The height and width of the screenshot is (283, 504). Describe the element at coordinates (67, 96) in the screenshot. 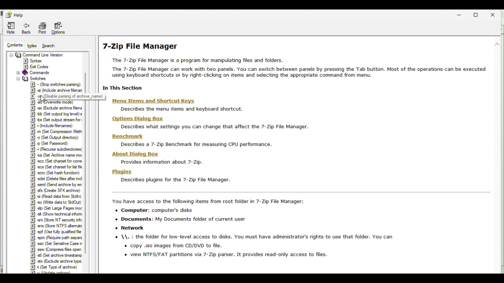

I see `|& -ap(Disable parsing of archive_name) |` at that location.